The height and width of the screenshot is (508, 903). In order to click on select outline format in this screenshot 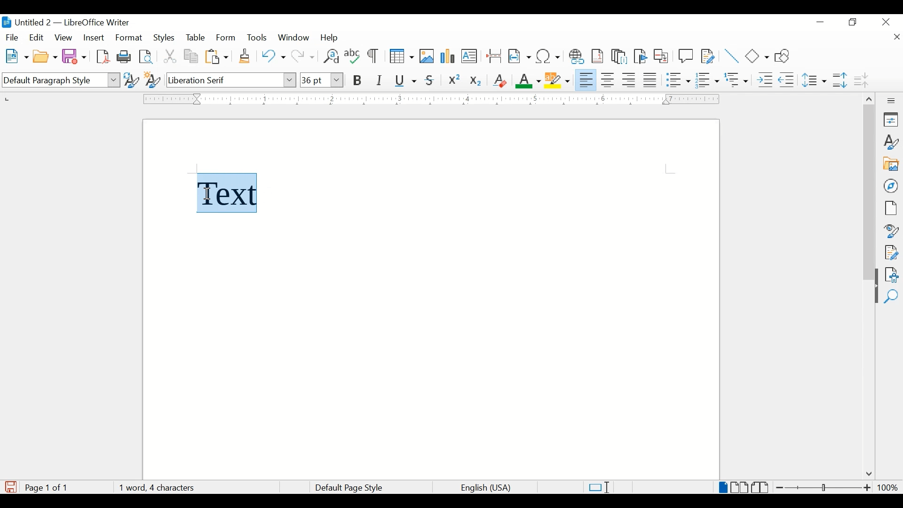, I will do `click(737, 80)`.